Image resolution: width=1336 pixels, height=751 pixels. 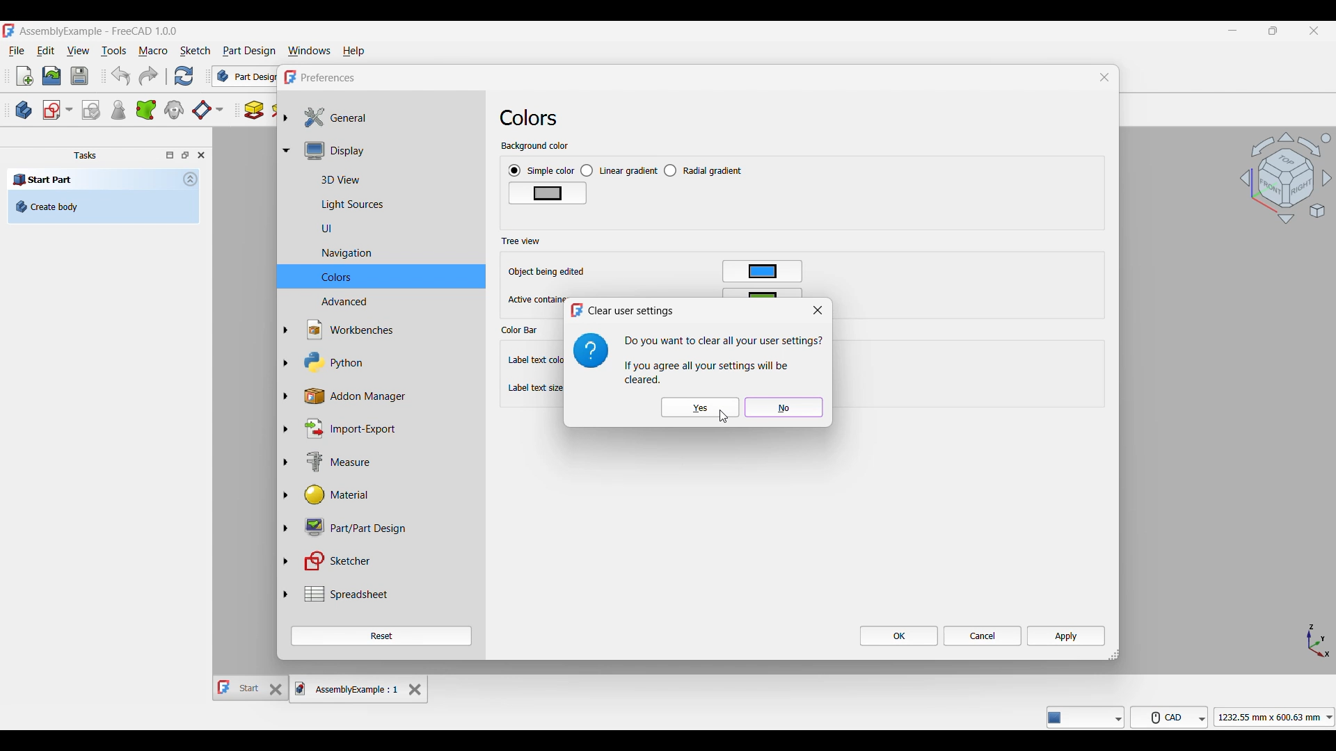 I want to click on Toggle for Simple color, so click(x=541, y=170).